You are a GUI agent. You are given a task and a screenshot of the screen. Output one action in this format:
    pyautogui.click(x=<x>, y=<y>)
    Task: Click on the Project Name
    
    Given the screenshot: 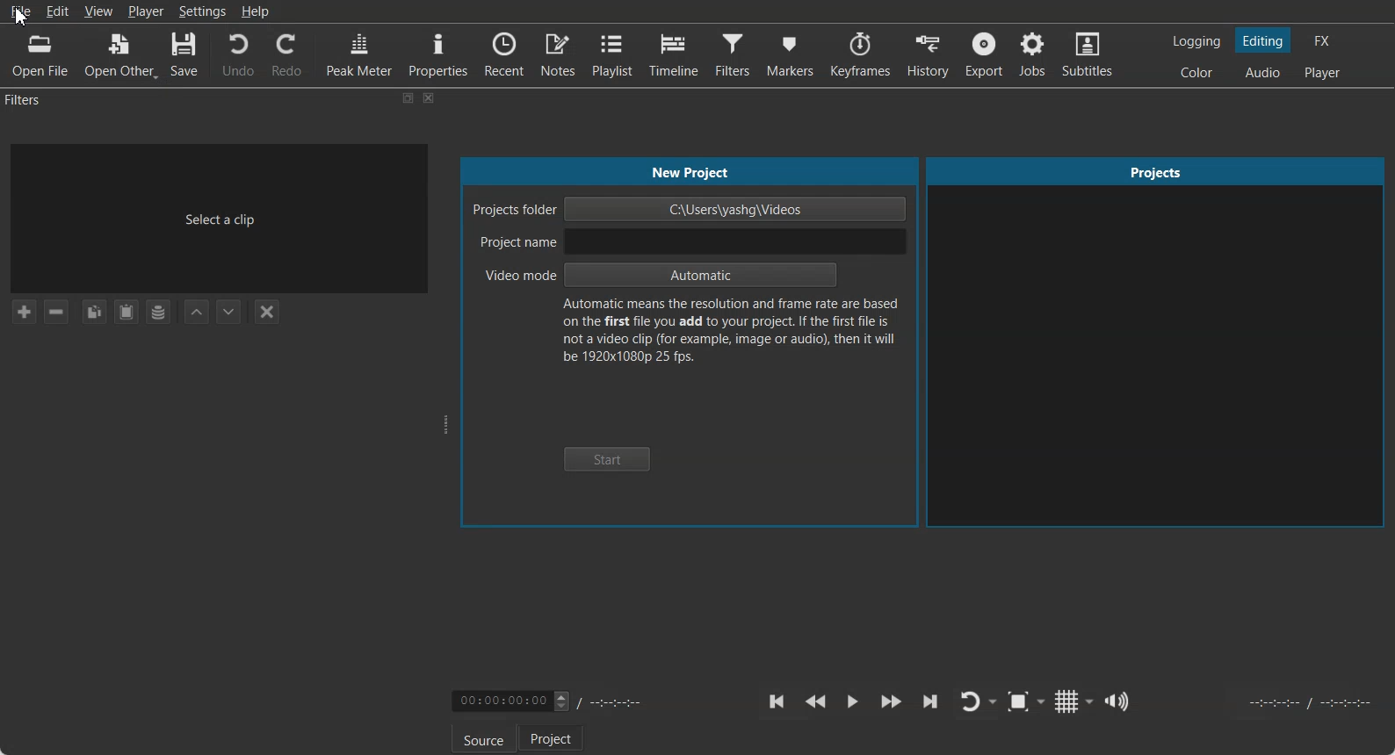 What is the action you would take?
    pyautogui.click(x=512, y=244)
    